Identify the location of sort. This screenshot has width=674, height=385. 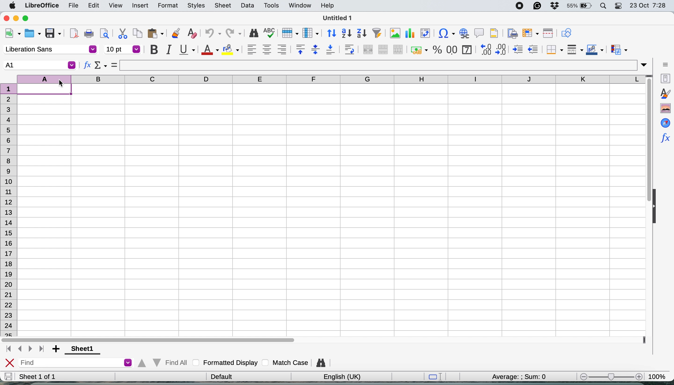
(330, 33).